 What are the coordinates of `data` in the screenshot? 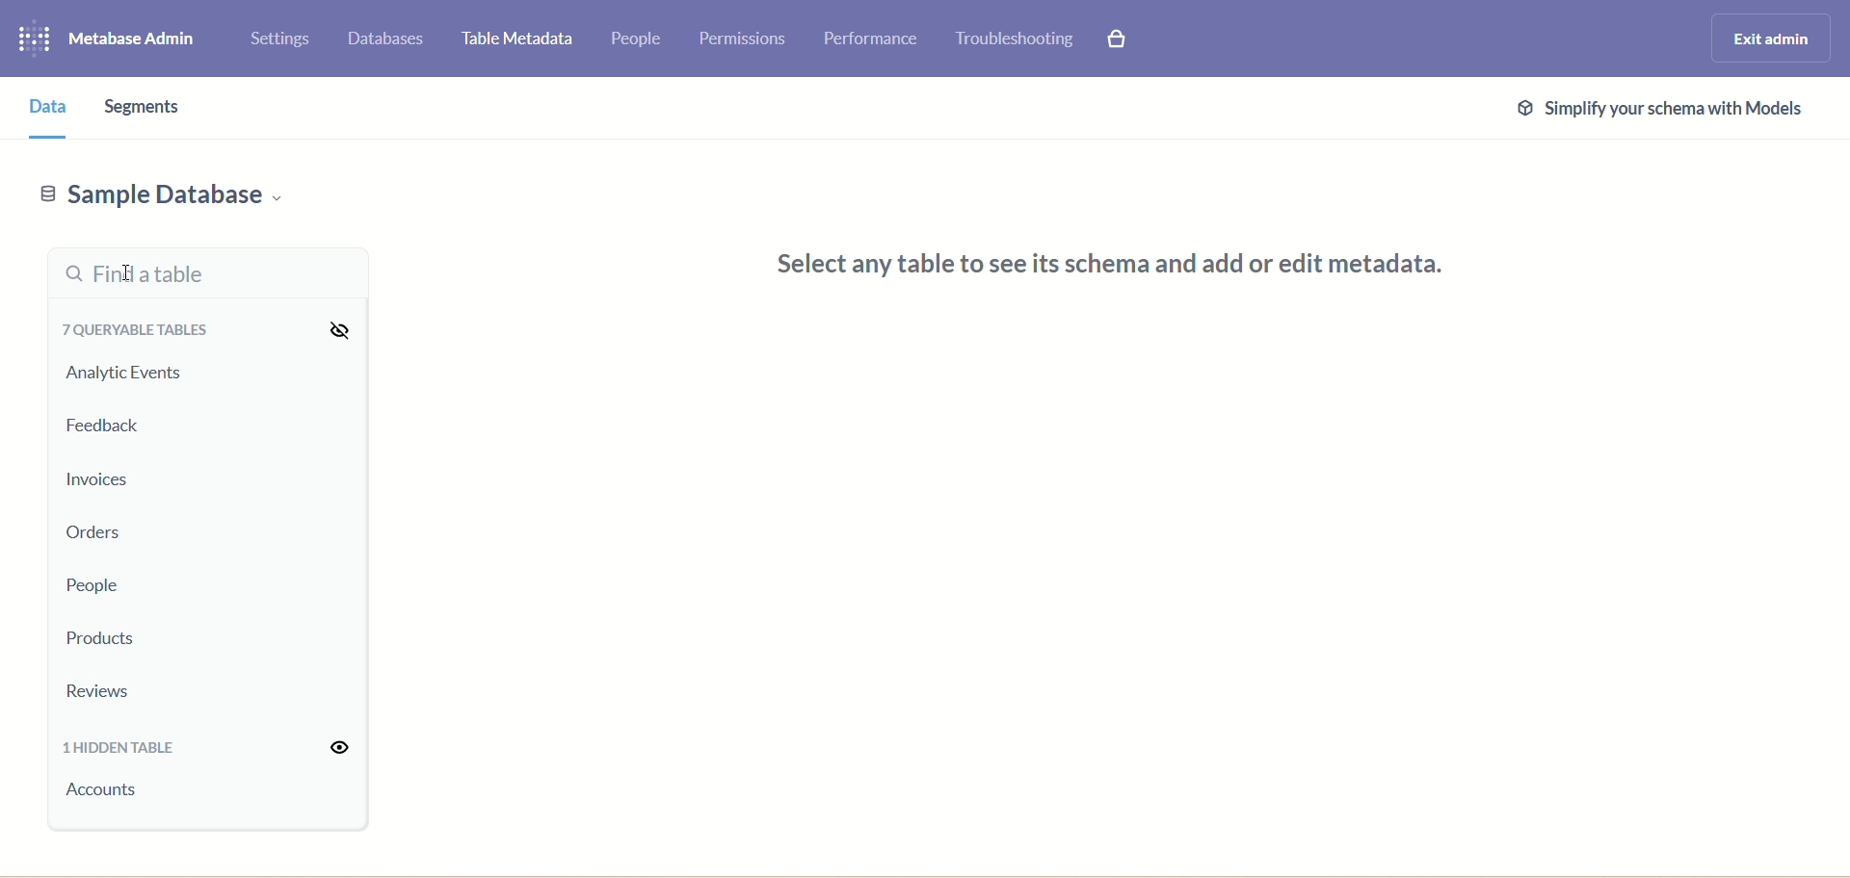 It's located at (43, 116).